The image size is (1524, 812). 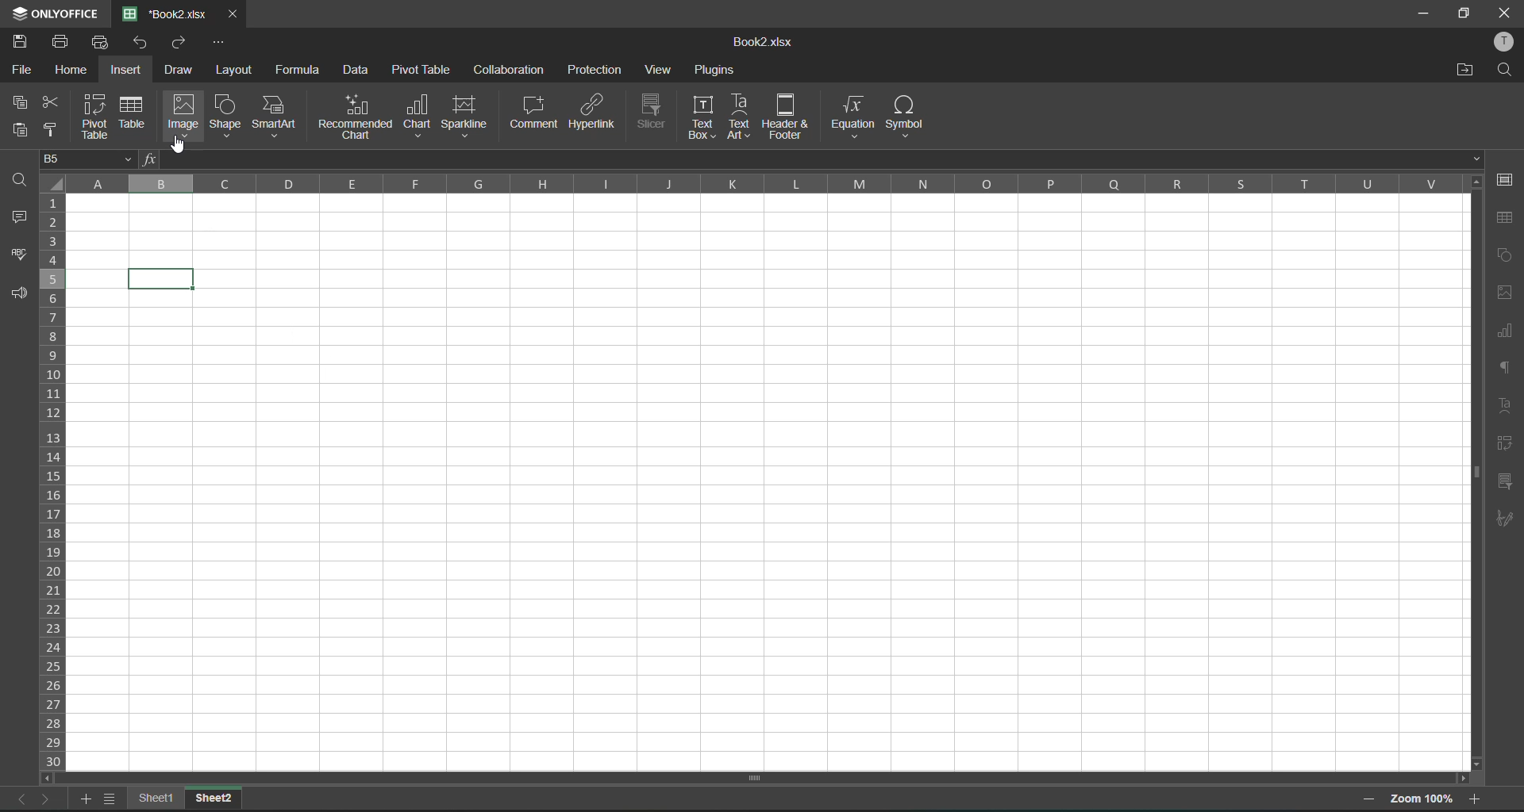 I want to click on data, so click(x=358, y=71).